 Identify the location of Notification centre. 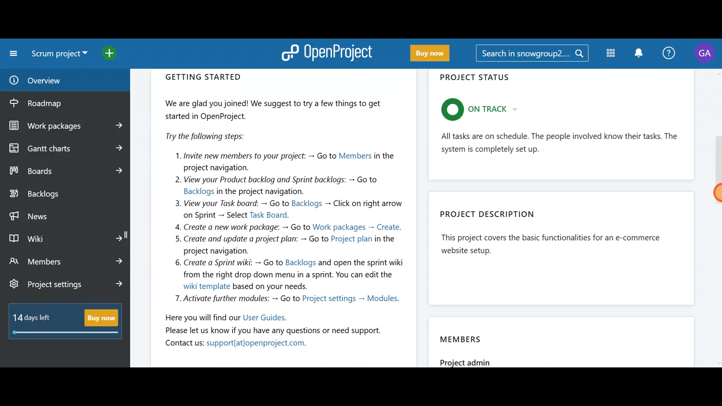
(637, 53).